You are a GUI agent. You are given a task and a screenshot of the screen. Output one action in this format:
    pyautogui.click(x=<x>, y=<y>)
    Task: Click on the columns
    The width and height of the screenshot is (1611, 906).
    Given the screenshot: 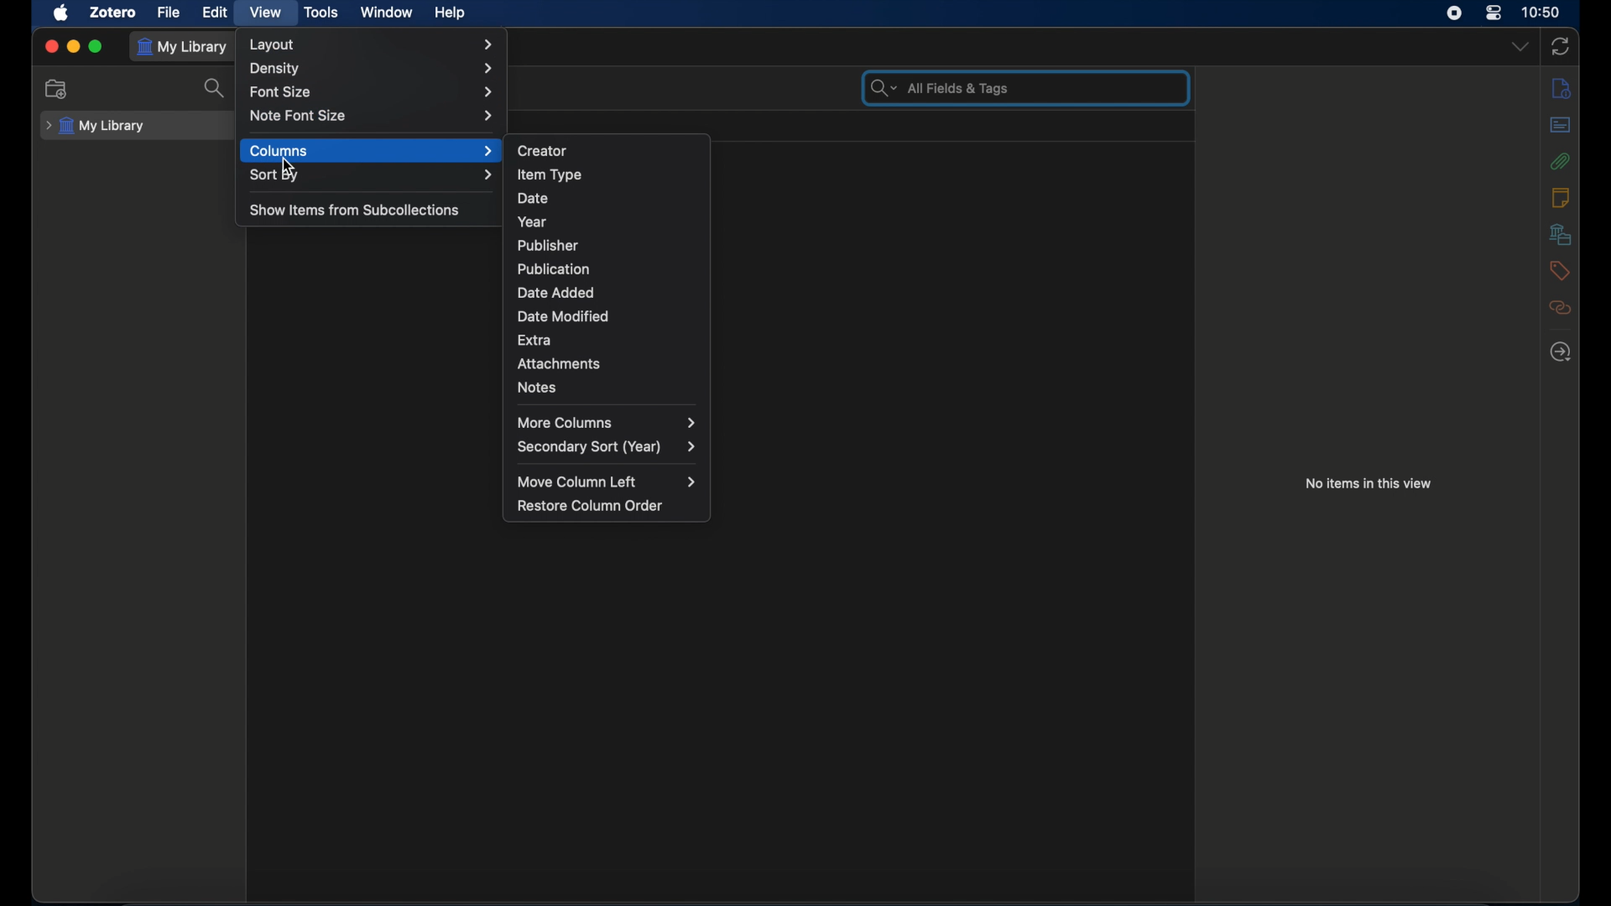 What is the action you would take?
    pyautogui.click(x=372, y=152)
    